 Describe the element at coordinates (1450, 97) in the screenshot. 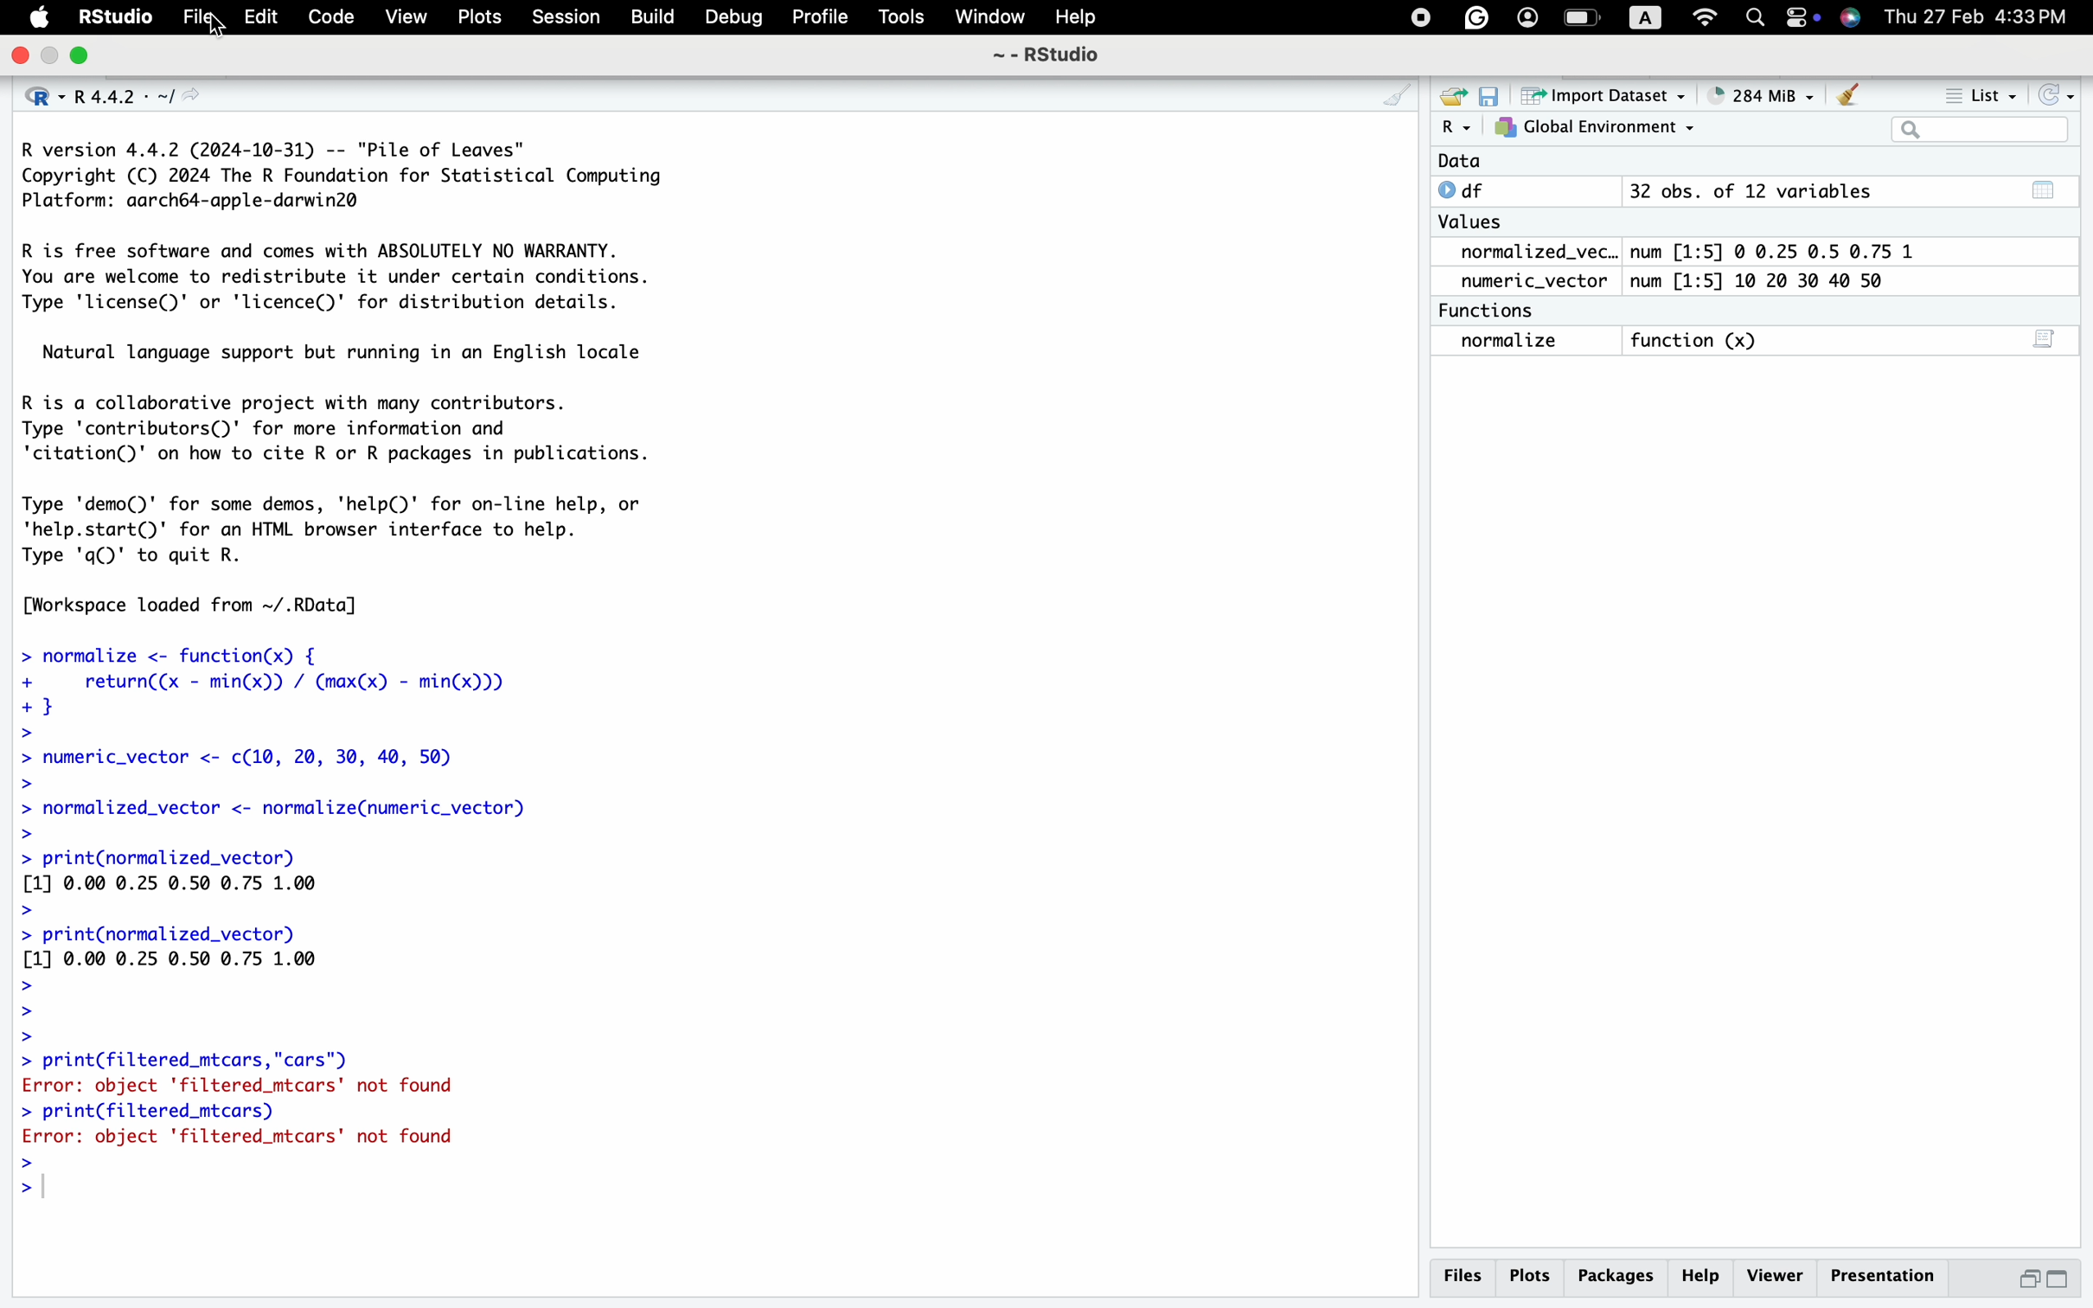

I see `SHARE` at that location.